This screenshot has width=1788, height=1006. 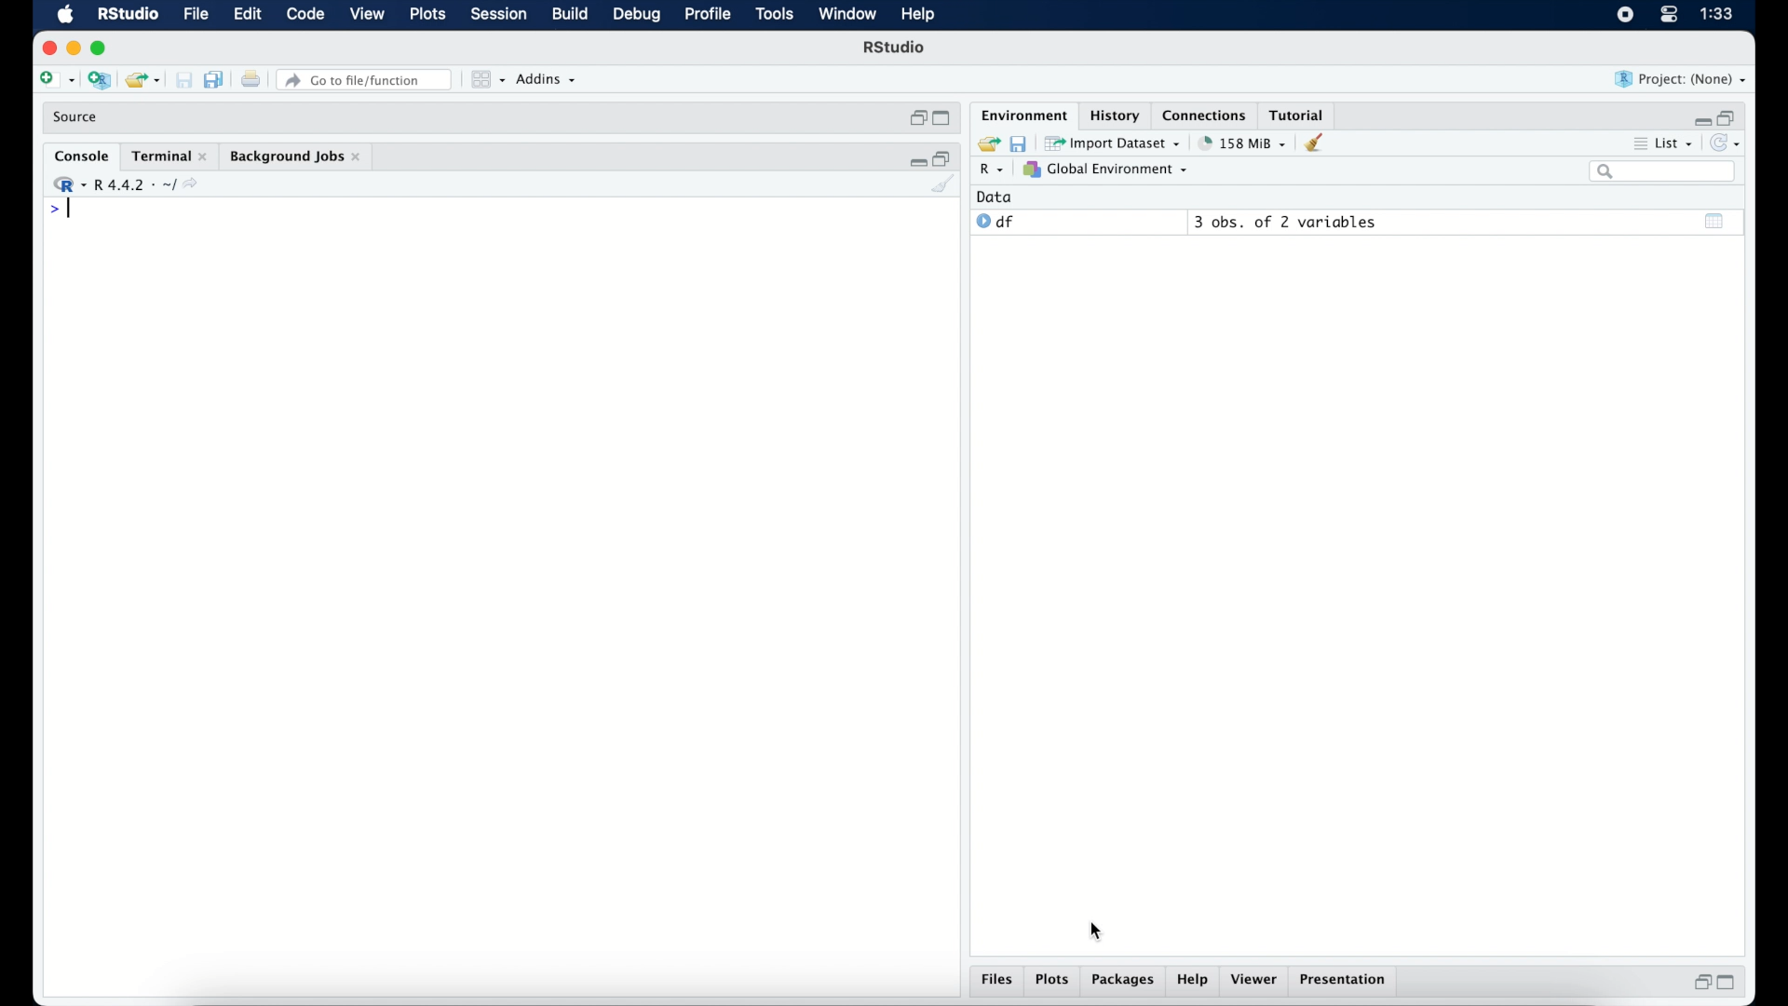 What do you see at coordinates (1730, 143) in the screenshot?
I see `refresh` at bounding box center [1730, 143].